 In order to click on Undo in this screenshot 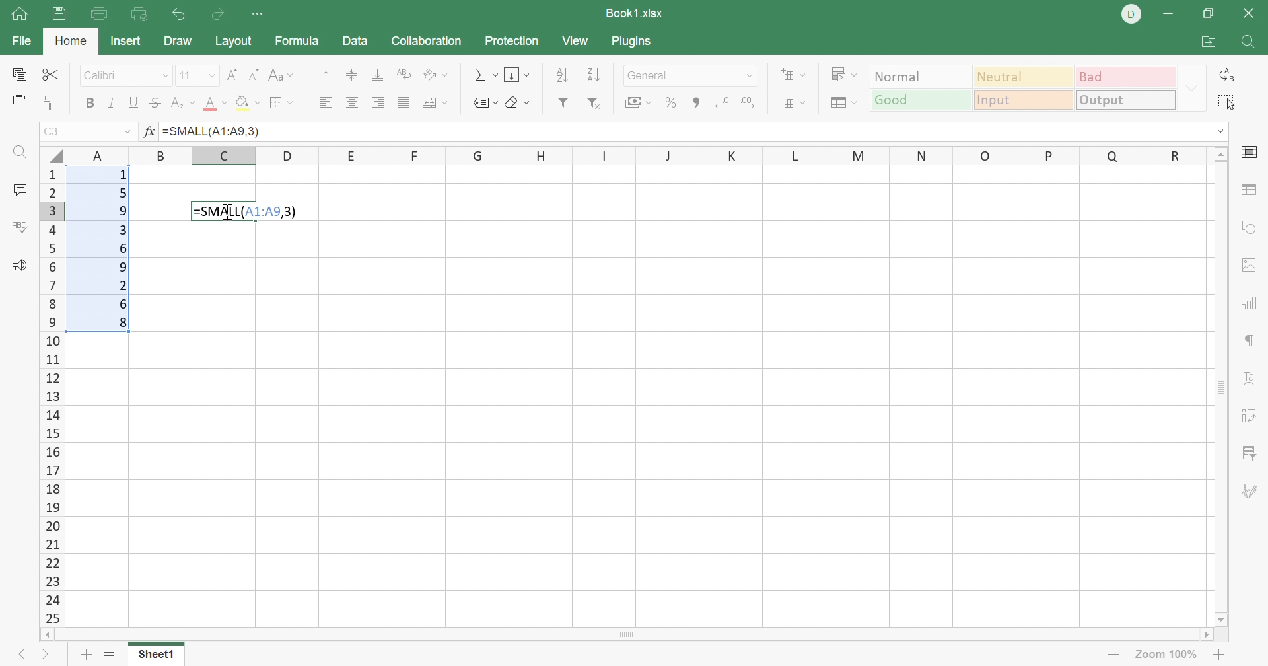, I will do `click(178, 13)`.